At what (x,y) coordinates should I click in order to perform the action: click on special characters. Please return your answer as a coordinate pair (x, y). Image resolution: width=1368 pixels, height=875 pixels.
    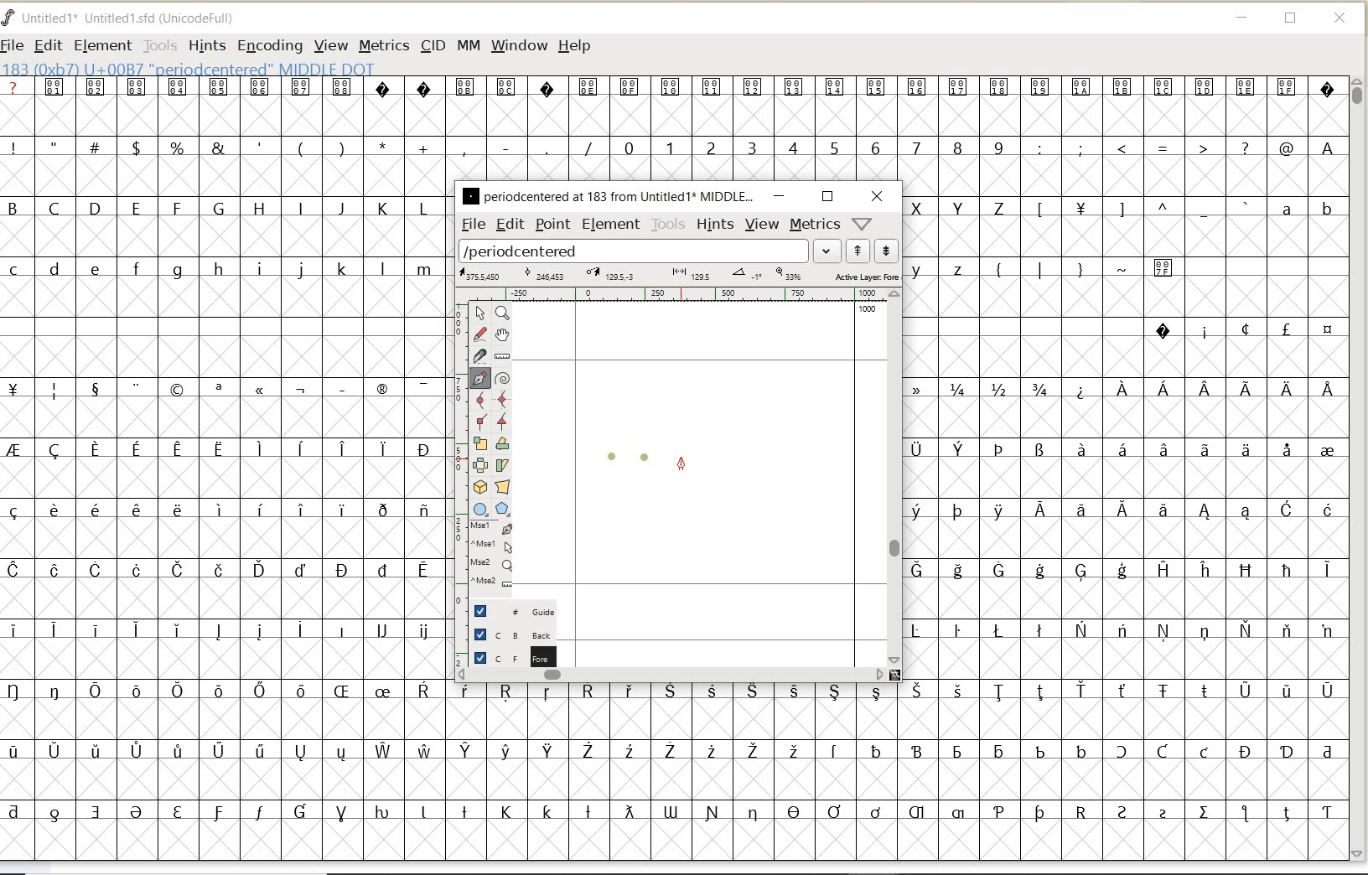
    Looking at the image, I should click on (671, 97).